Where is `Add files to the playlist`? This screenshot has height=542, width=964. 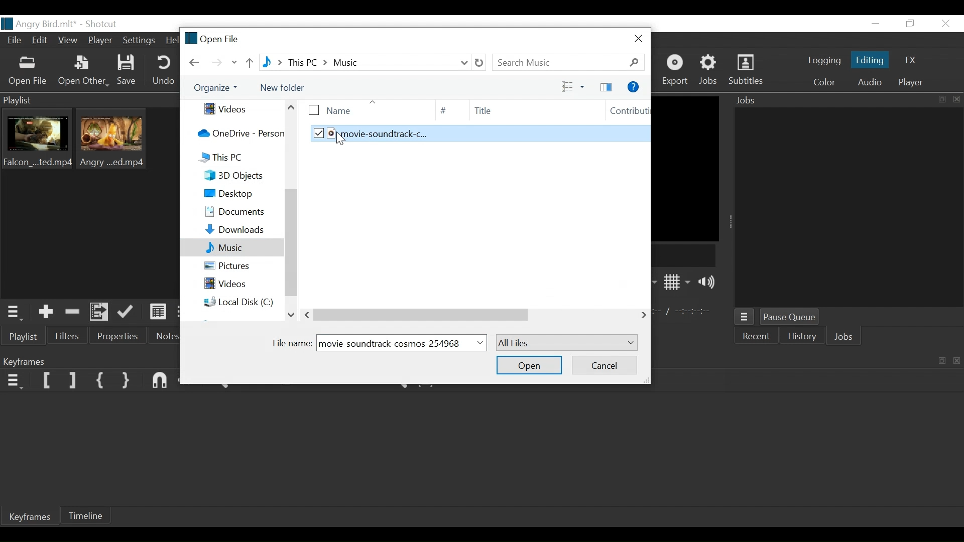
Add files to the playlist is located at coordinates (100, 313).